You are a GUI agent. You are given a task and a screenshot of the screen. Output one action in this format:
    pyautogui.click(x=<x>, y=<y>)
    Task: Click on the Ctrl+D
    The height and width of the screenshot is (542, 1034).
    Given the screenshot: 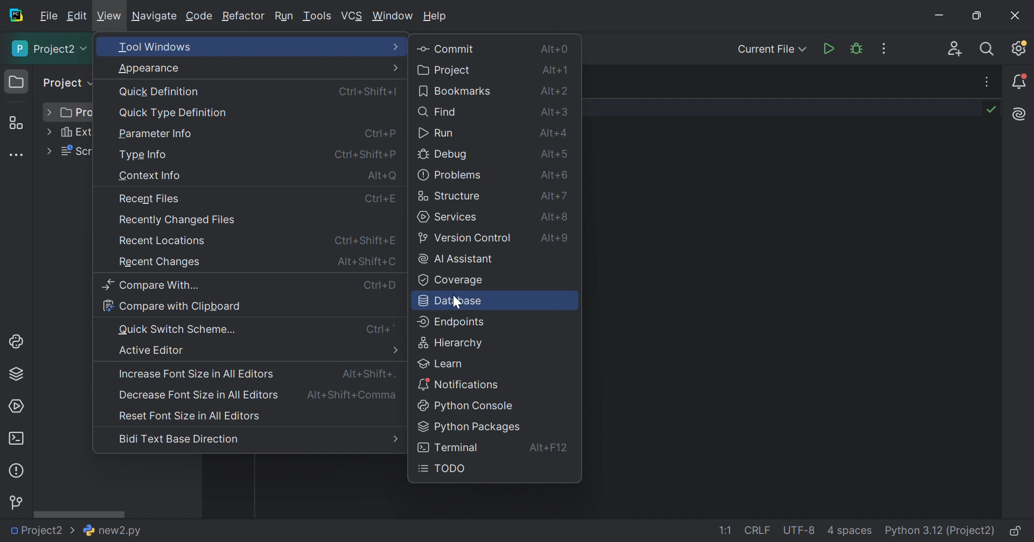 What is the action you would take?
    pyautogui.click(x=380, y=288)
    